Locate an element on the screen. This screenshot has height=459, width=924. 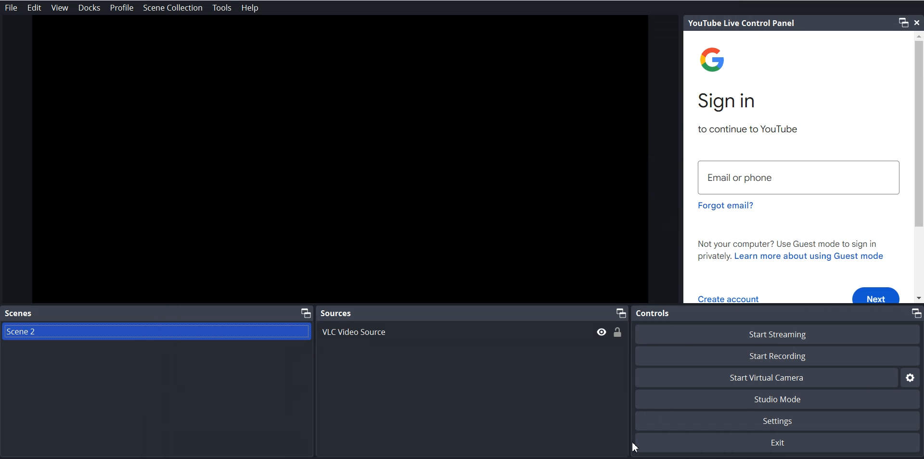
Settings is located at coordinates (911, 377).